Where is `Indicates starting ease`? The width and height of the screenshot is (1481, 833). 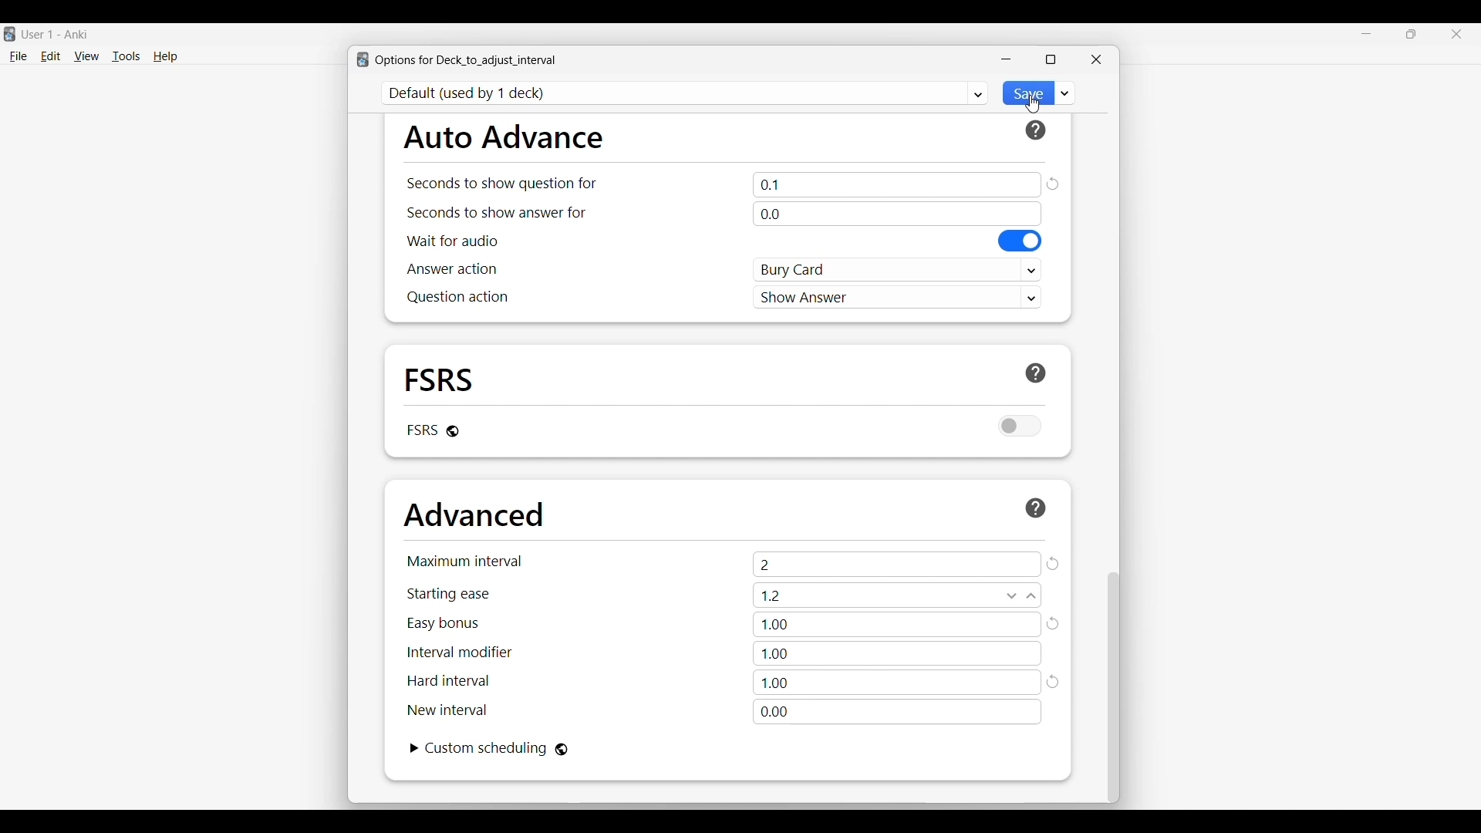 Indicates starting ease is located at coordinates (450, 594).